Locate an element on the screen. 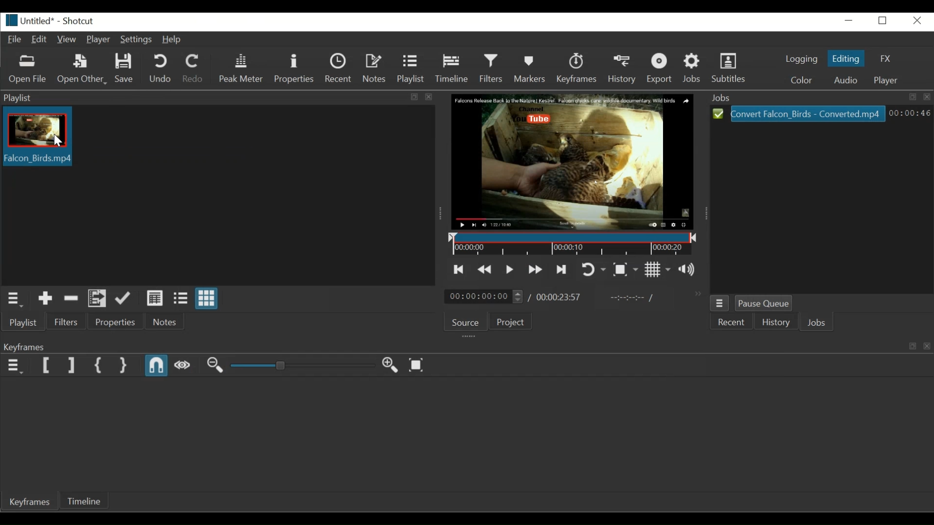 This screenshot has width=934, height=525. Toggle grid display on the player is located at coordinates (658, 270).